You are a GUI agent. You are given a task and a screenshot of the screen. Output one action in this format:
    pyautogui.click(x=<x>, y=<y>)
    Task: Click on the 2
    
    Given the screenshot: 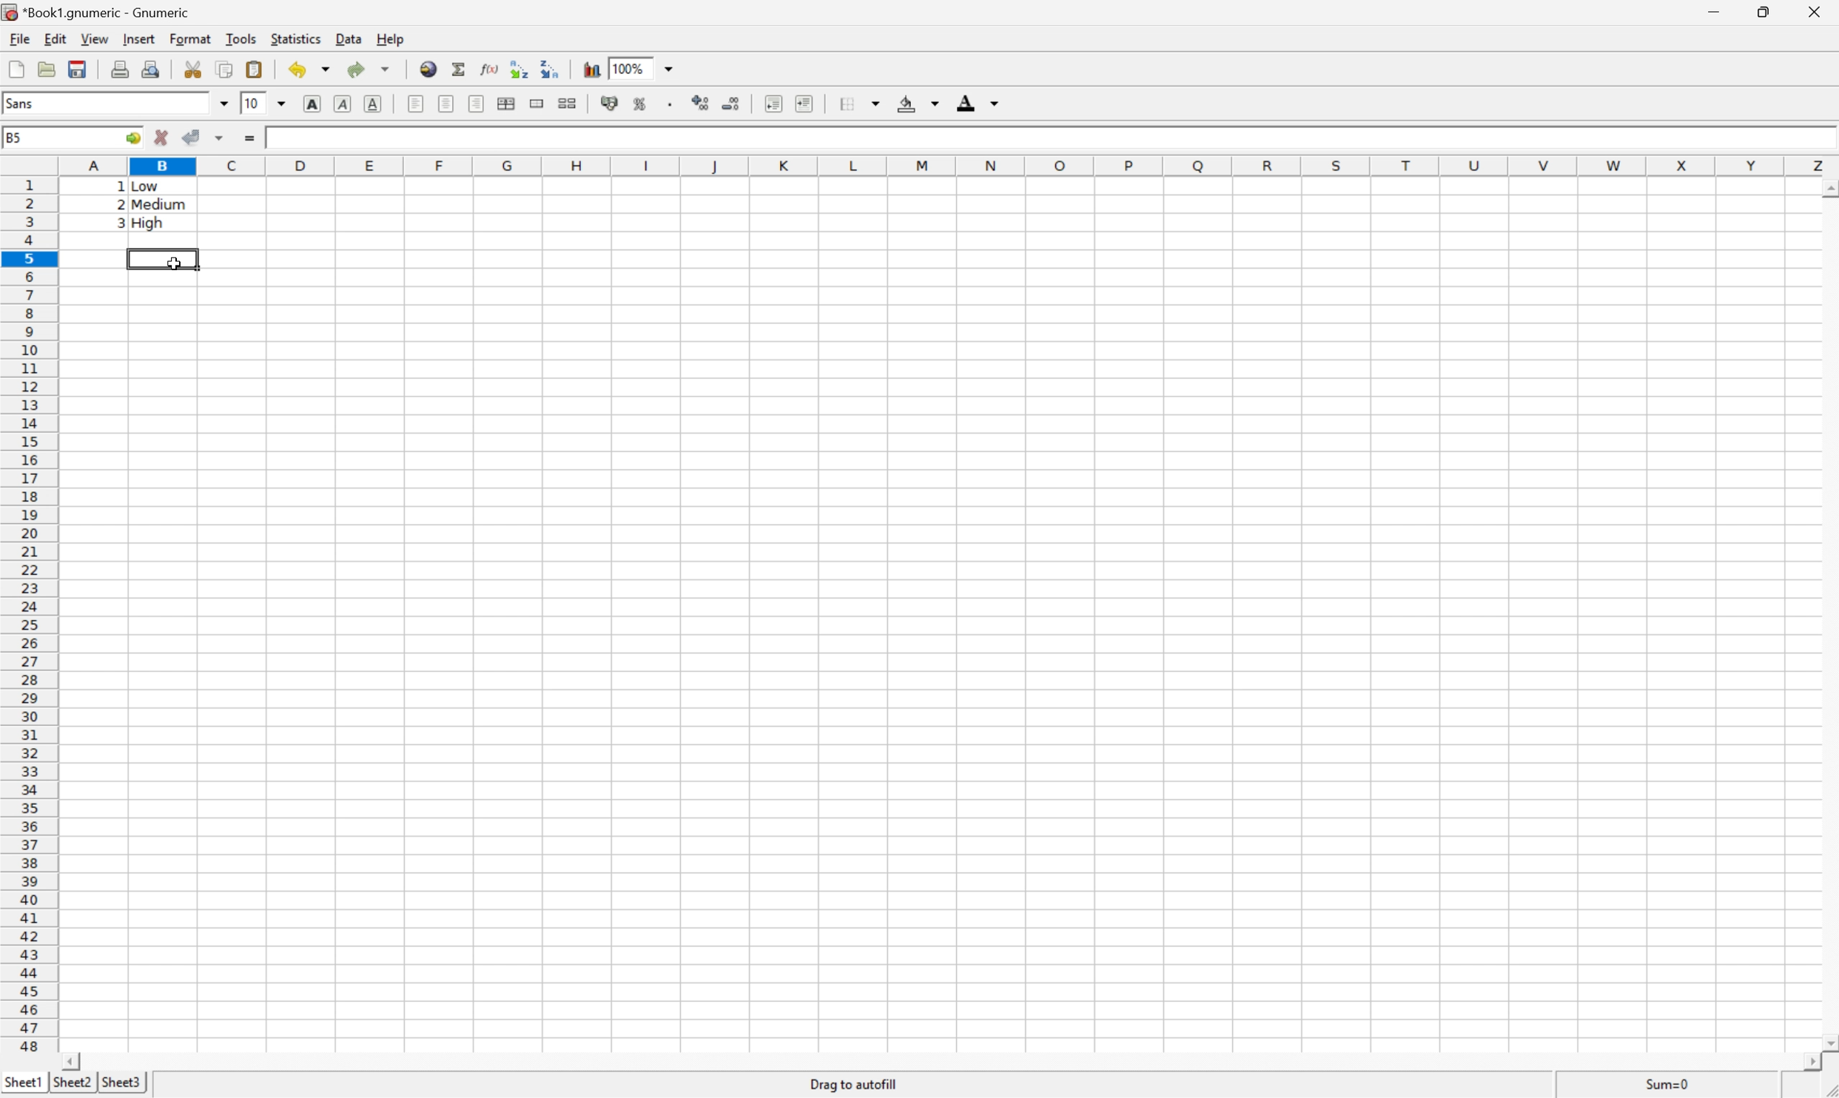 What is the action you would take?
    pyautogui.click(x=112, y=206)
    